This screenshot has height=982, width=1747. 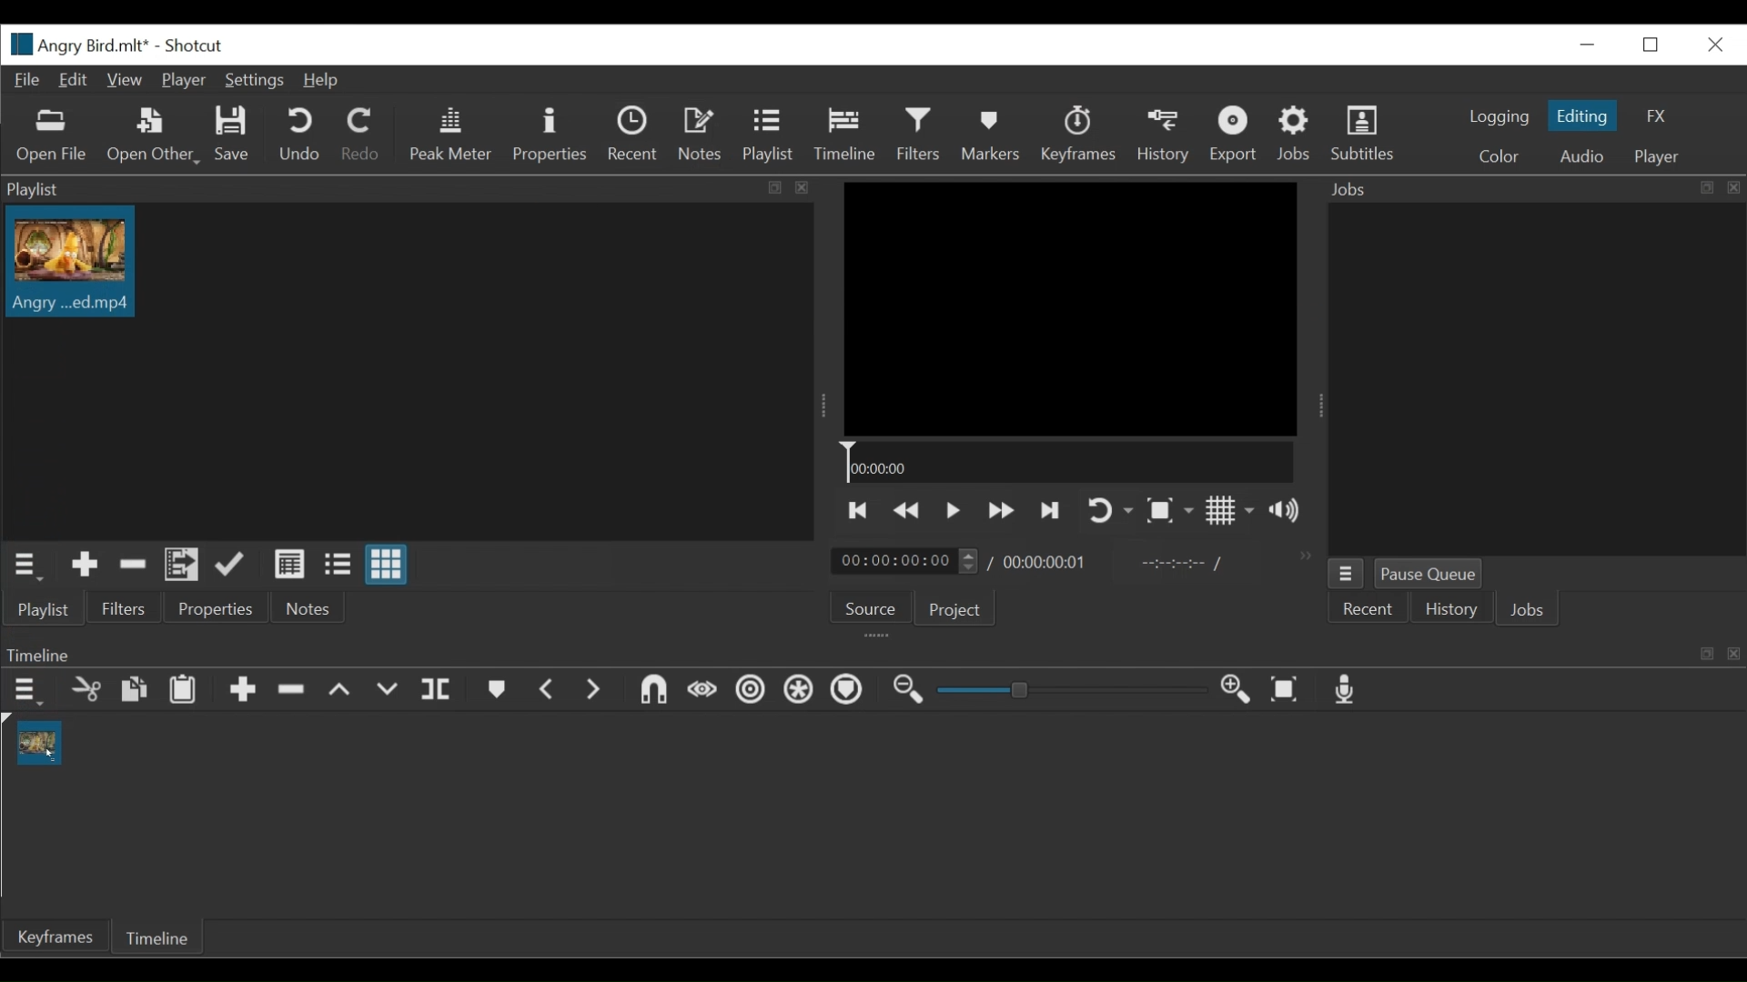 What do you see at coordinates (183, 565) in the screenshot?
I see `Add the playlist to` at bounding box center [183, 565].